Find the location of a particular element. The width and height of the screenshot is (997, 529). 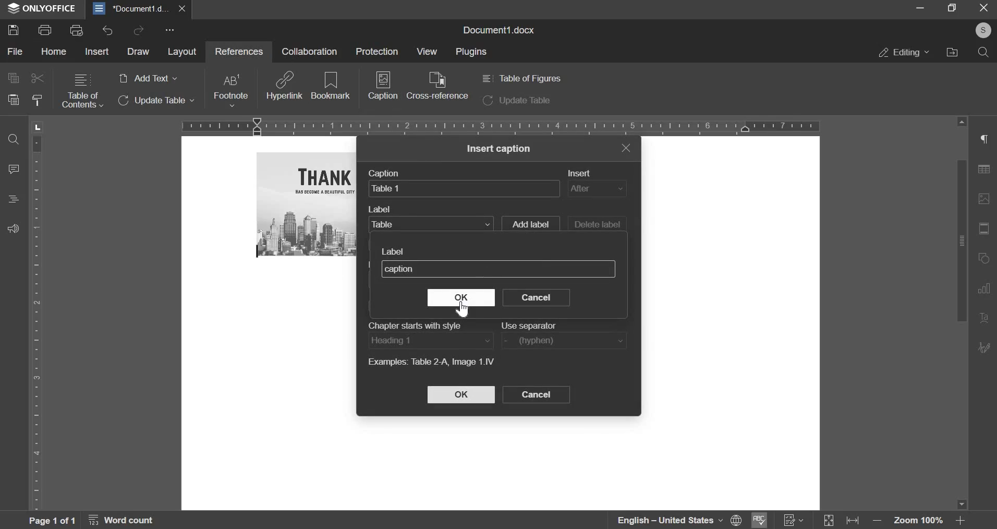

ok is located at coordinates (462, 297).